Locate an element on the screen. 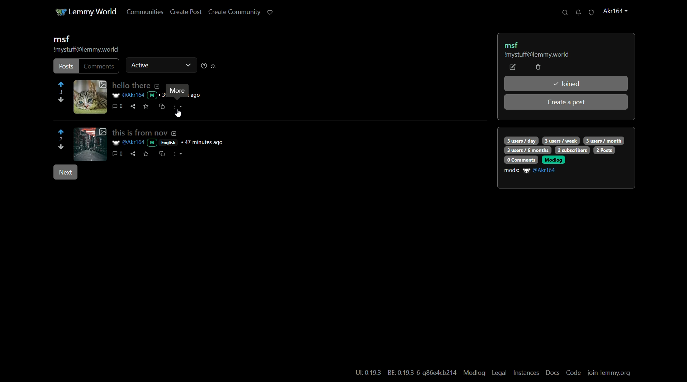  cross post is located at coordinates (161, 107).